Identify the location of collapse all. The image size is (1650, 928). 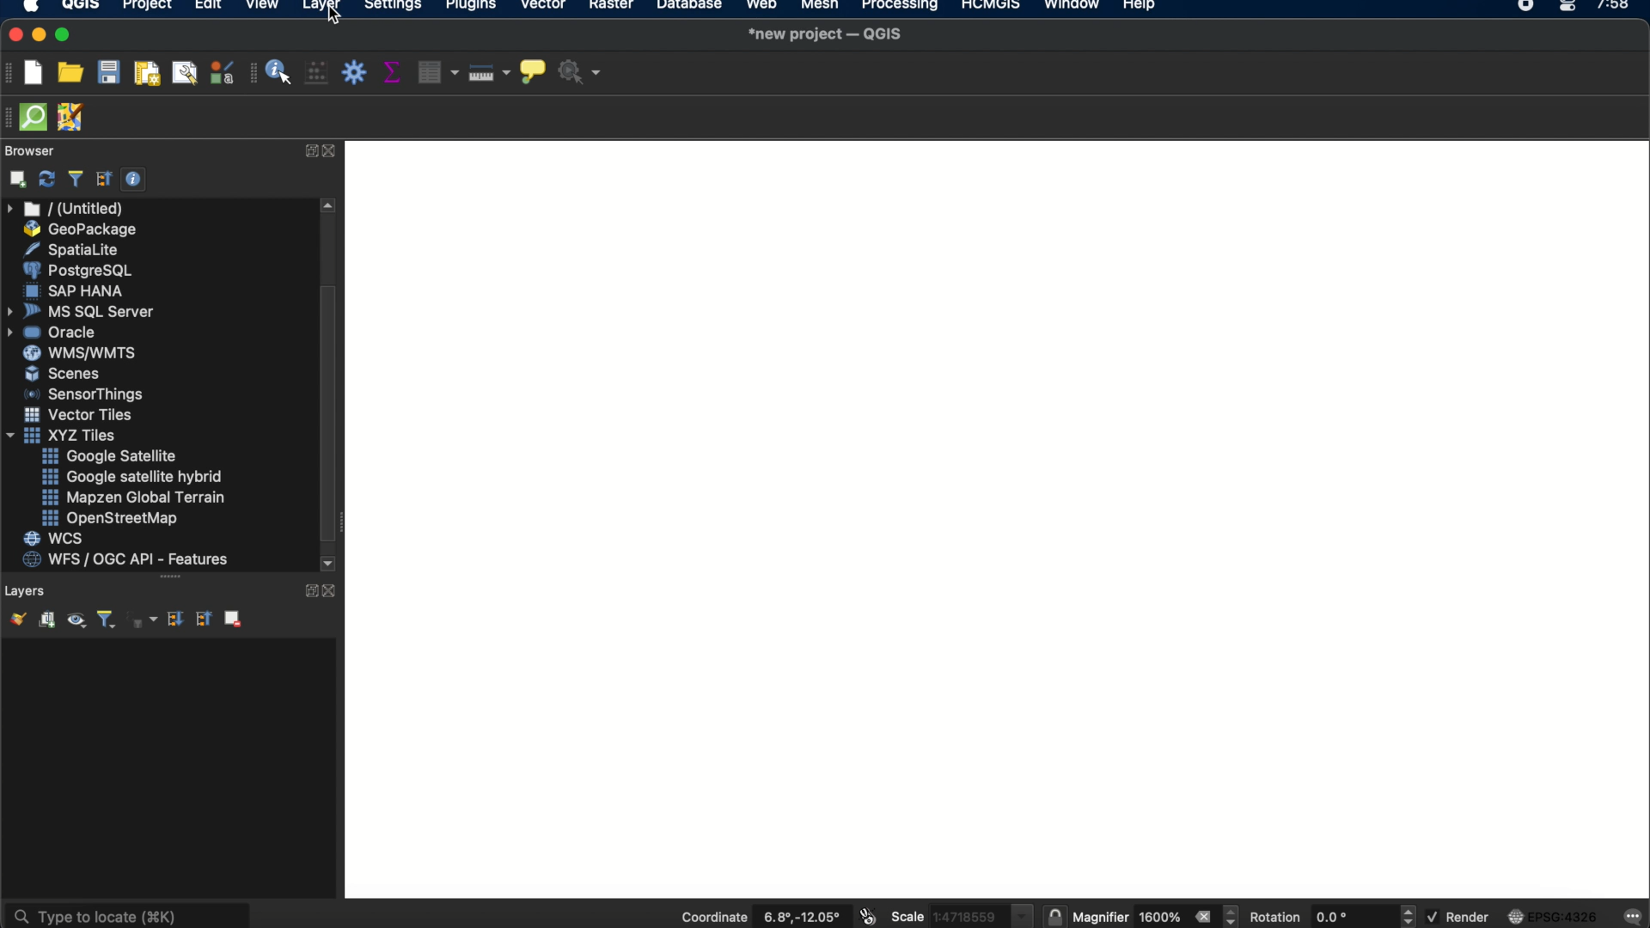
(104, 179).